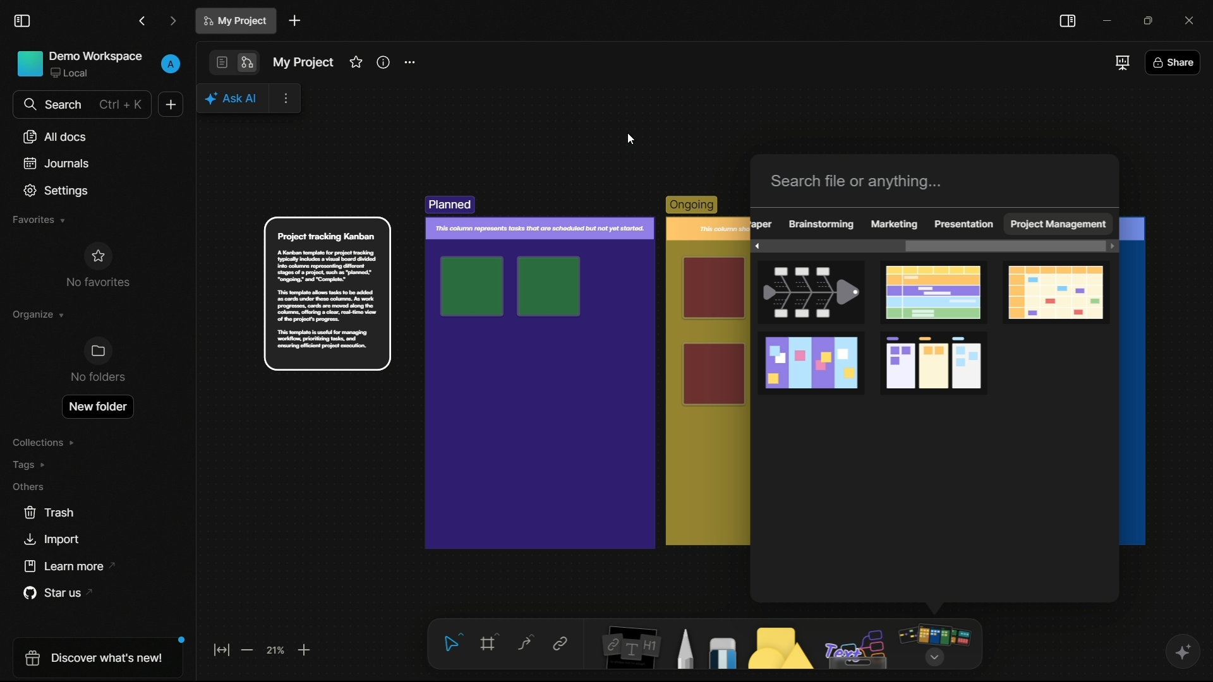 The width and height of the screenshot is (1213, 682). I want to click on more tools, so click(934, 645).